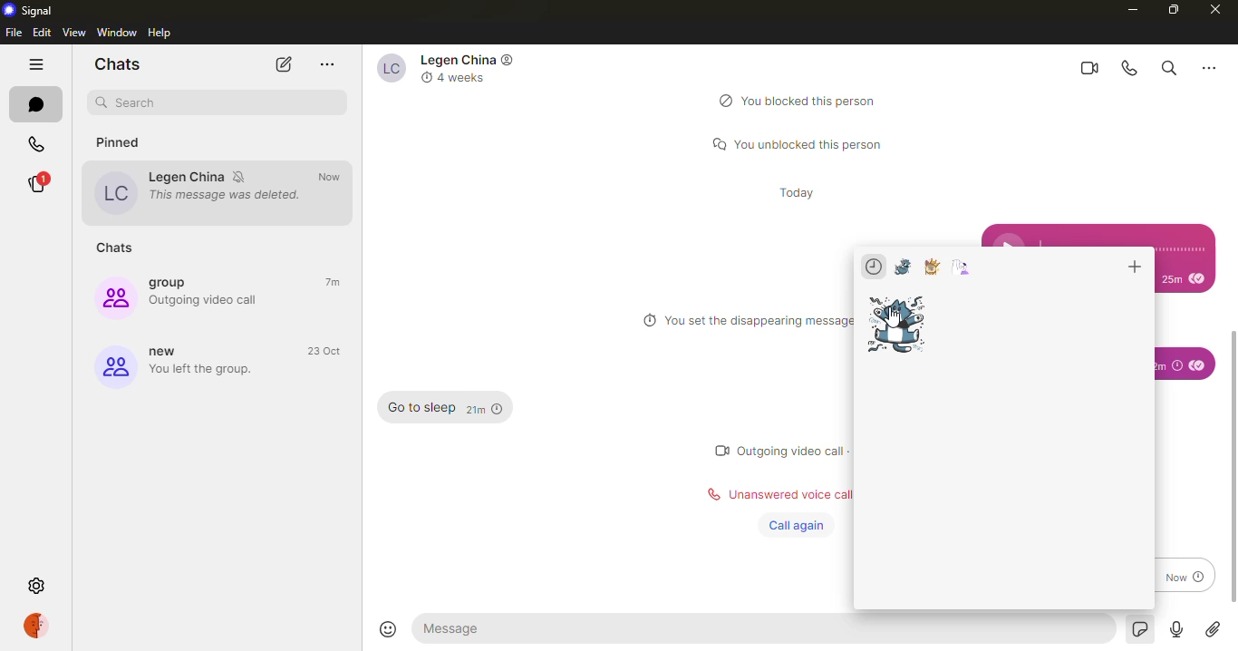 This screenshot has height=651, width=1238. I want to click on sticker type, so click(962, 267).